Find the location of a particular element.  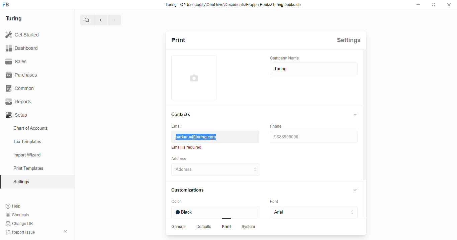

Address H is located at coordinates (225, 169).